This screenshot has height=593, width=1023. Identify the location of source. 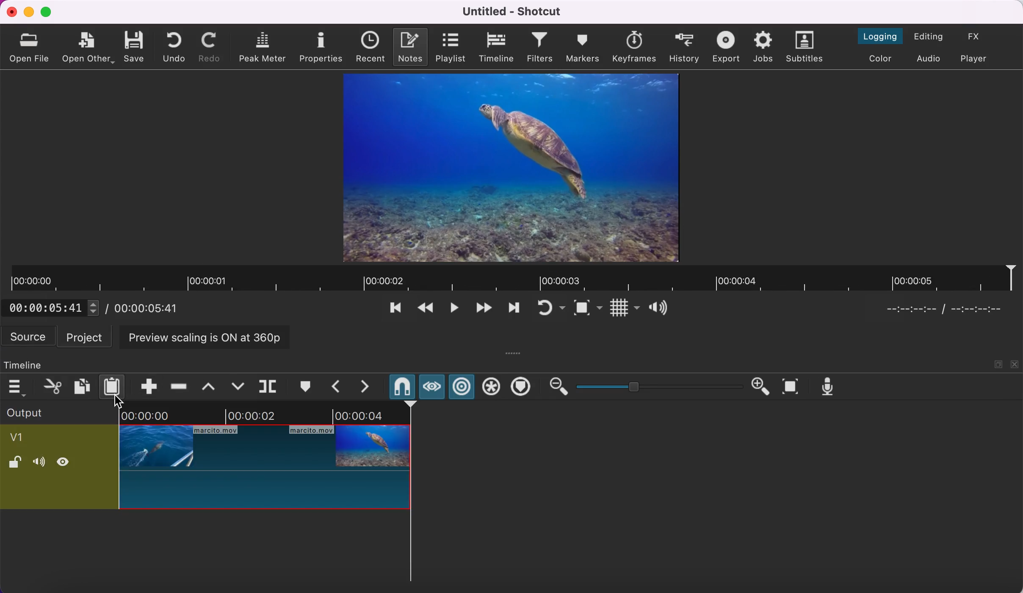
(28, 337).